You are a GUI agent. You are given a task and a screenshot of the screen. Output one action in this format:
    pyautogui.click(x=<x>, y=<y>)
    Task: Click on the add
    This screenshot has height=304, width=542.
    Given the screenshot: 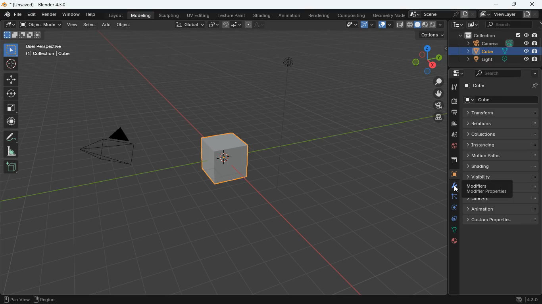 What is the action you would take?
    pyautogui.click(x=107, y=25)
    